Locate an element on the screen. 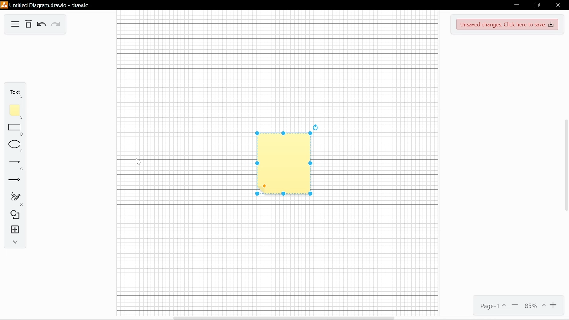 This screenshot has width=569, height=320. Delete is located at coordinates (28, 24).